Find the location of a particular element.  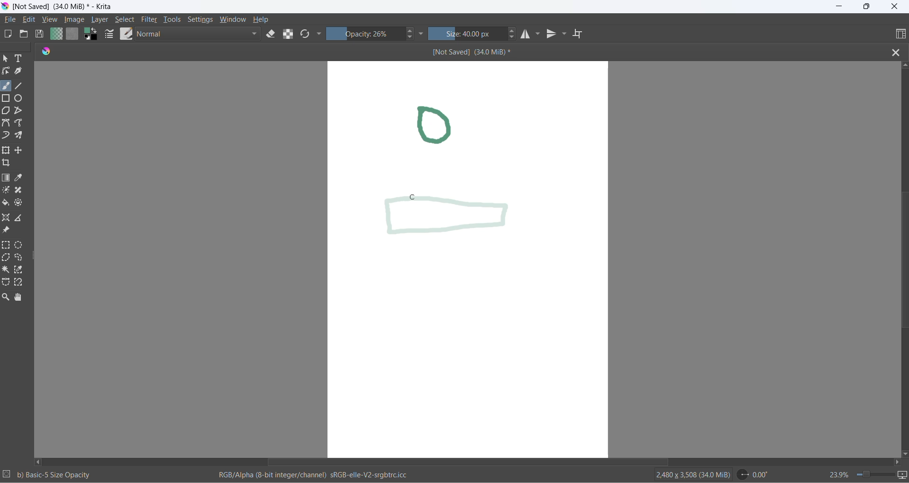

filters is located at coordinates (151, 20).